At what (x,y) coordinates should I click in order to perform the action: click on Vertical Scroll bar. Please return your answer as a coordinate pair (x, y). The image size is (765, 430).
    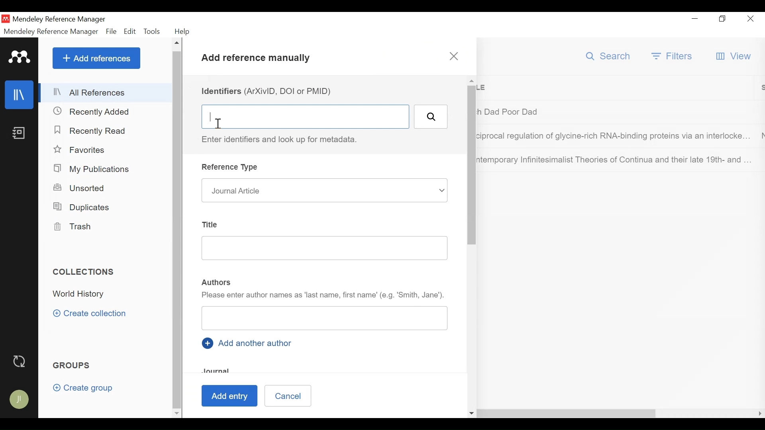
    Looking at the image, I should click on (178, 229).